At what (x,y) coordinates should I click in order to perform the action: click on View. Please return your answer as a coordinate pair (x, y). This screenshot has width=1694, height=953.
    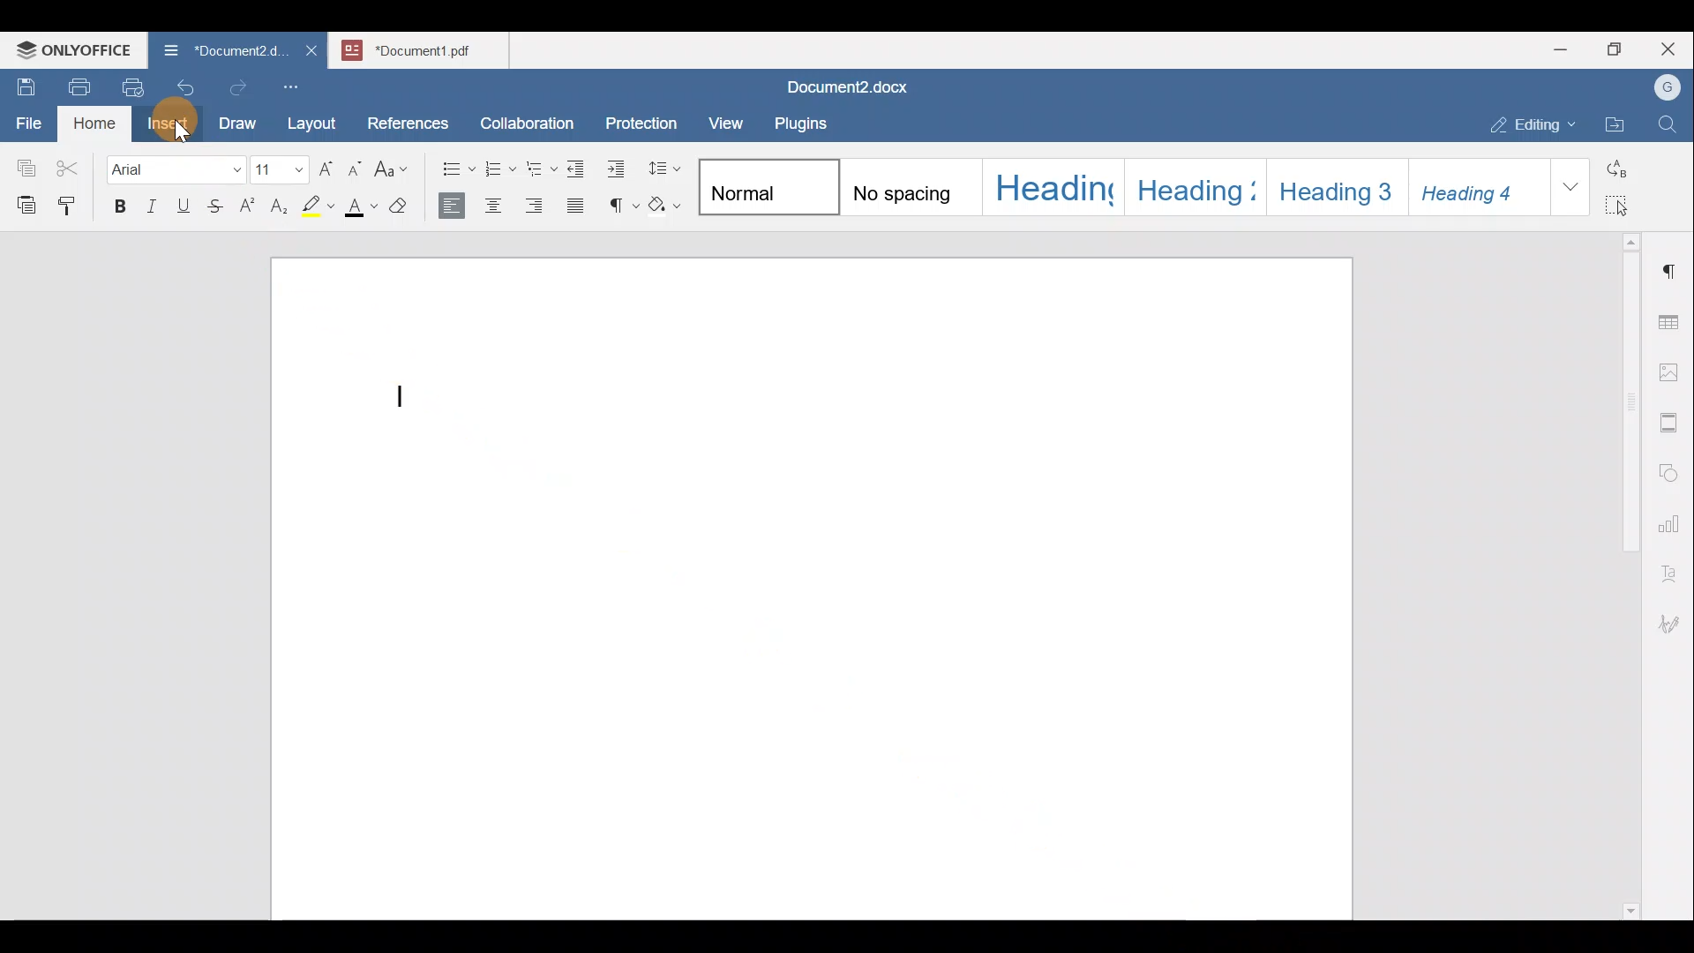
    Looking at the image, I should click on (727, 117).